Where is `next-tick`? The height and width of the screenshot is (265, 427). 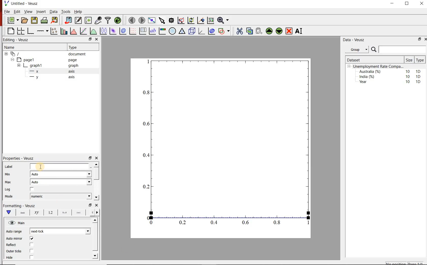 next-tick is located at coordinates (60, 230).